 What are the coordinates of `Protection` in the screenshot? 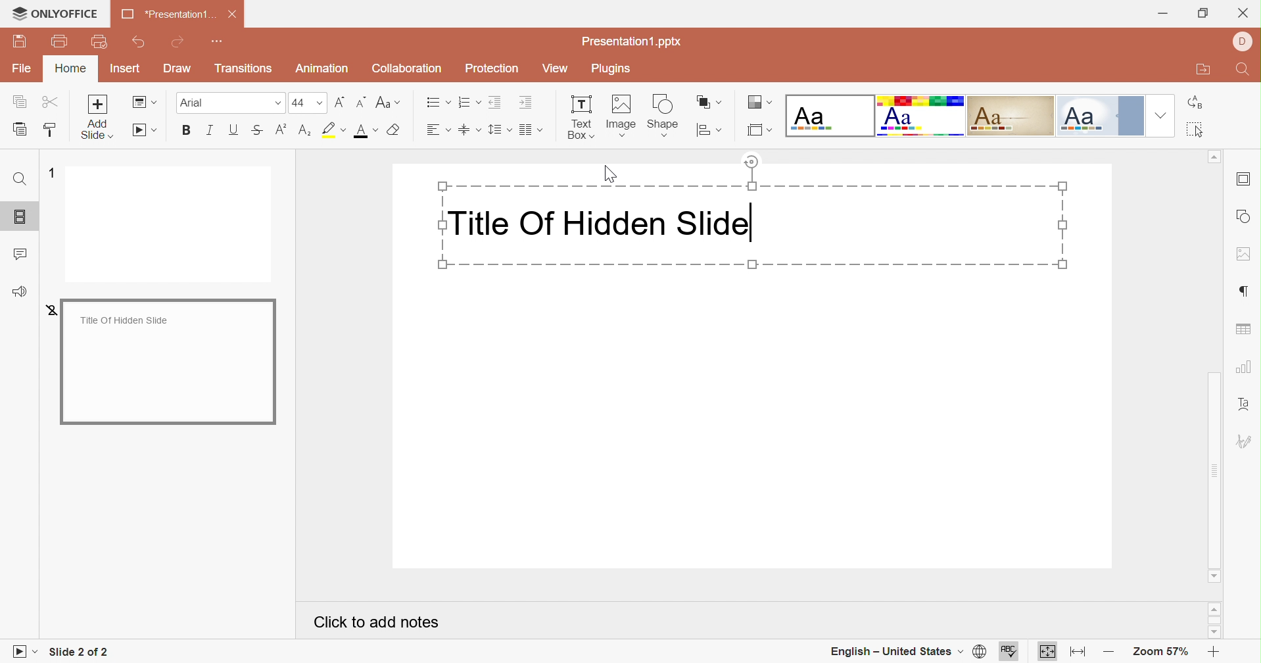 It's located at (490, 66).